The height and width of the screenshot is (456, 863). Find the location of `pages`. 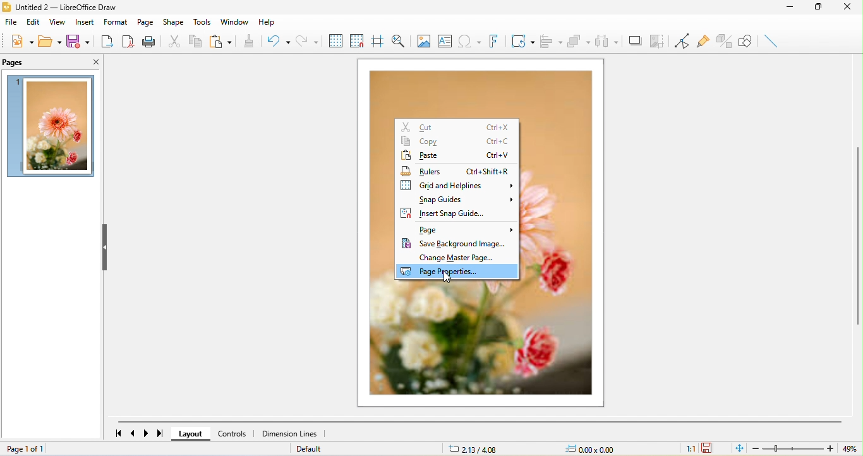

pages is located at coordinates (16, 63).